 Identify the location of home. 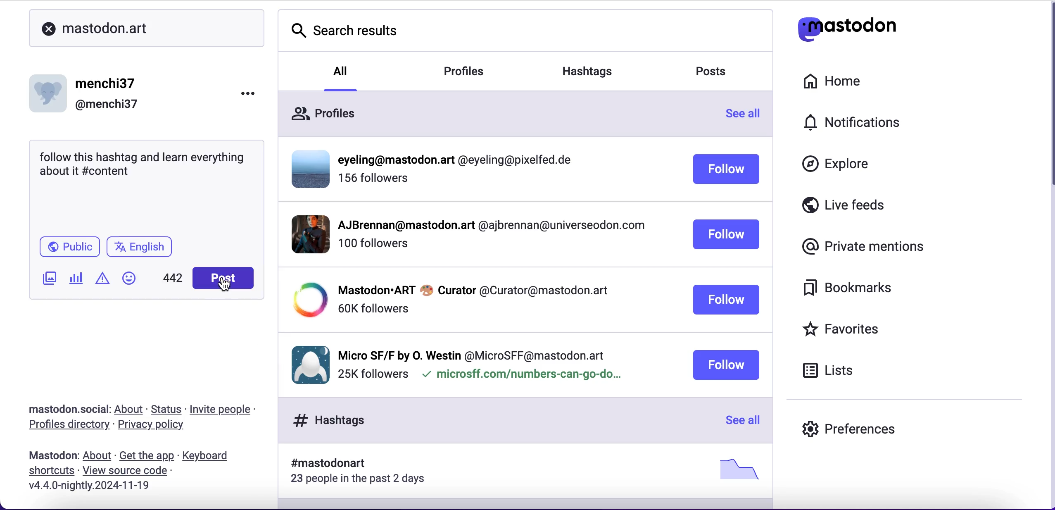
(843, 82).